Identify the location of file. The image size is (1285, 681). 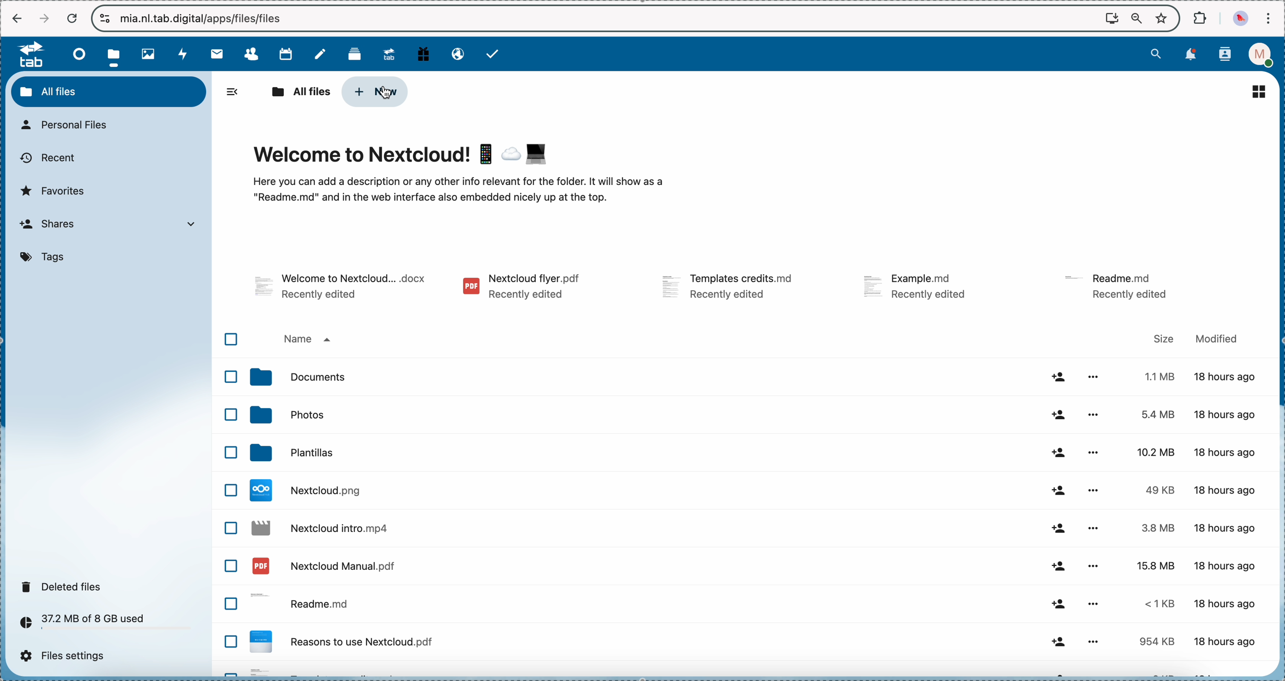
(638, 490).